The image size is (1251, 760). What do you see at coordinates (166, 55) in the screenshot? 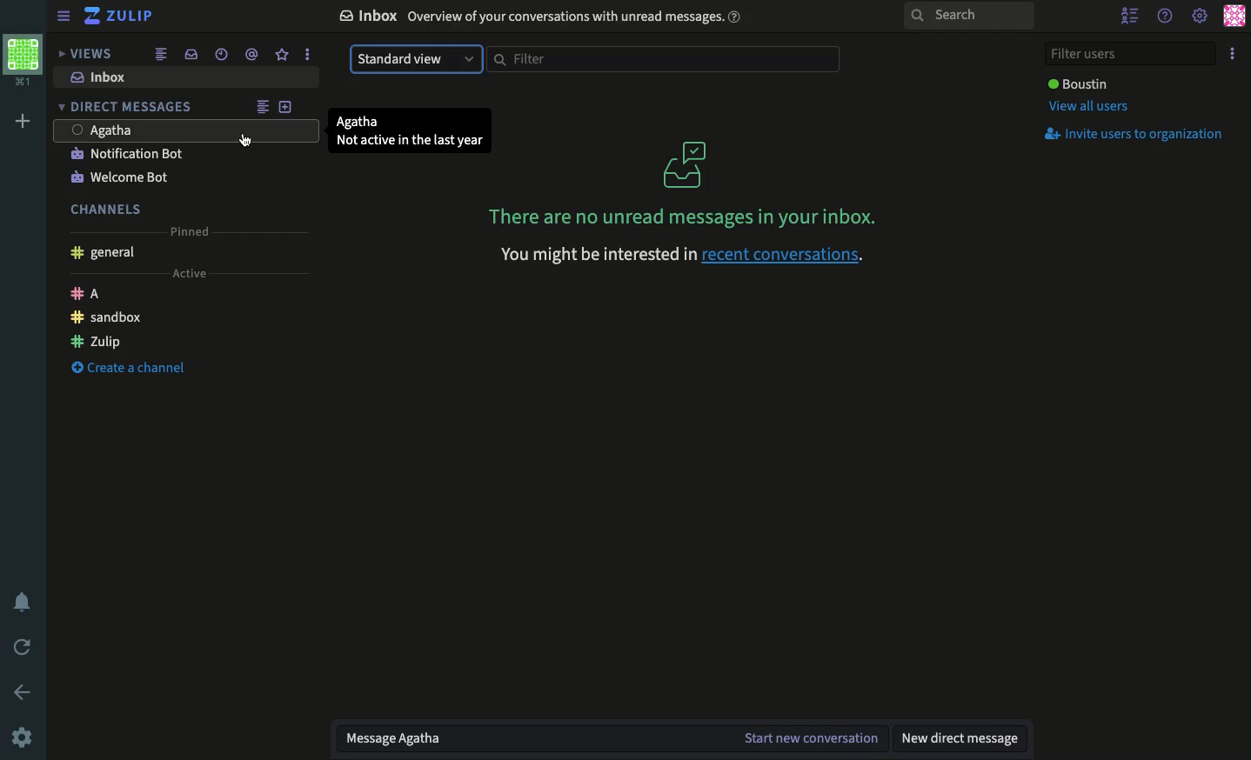
I see `Feed` at bounding box center [166, 55].